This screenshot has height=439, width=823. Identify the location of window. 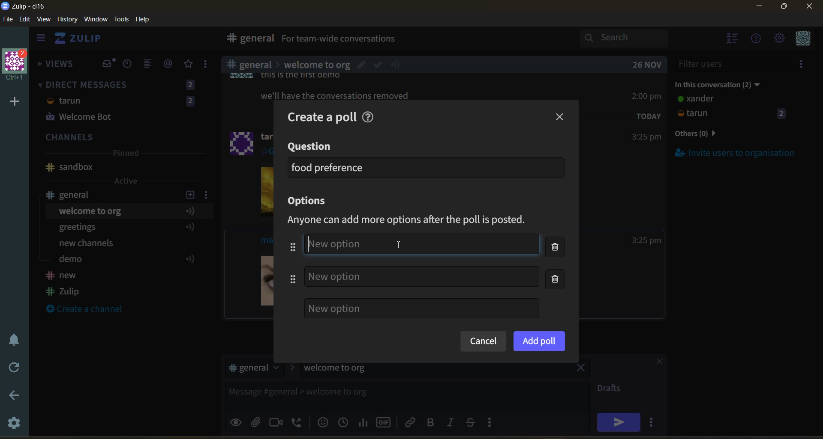
(95, 20).